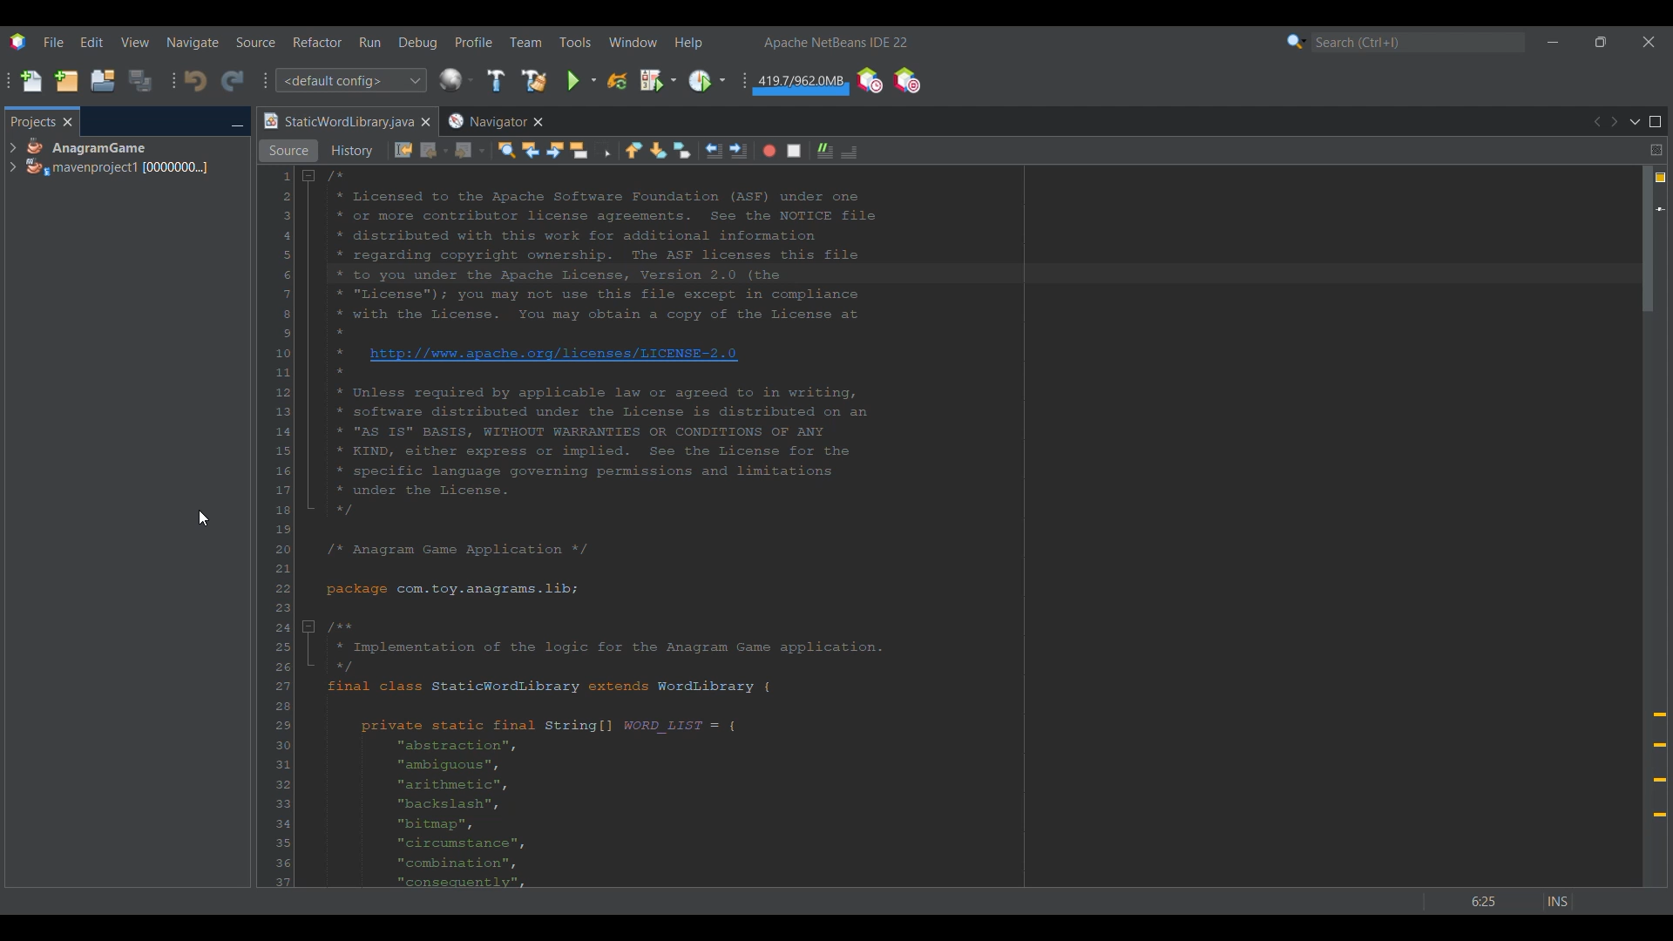 The width and height of the screenshot is (1673, 941). I want to click on Reload, so click(617, 81).